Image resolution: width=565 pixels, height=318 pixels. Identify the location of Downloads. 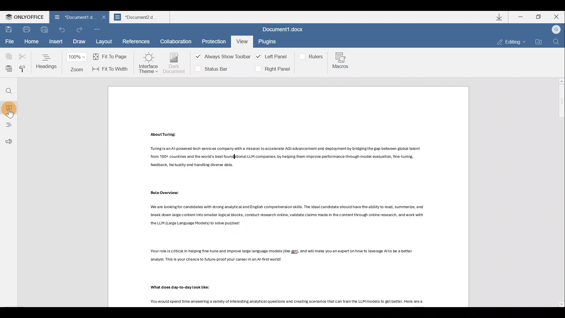
(500, 17).